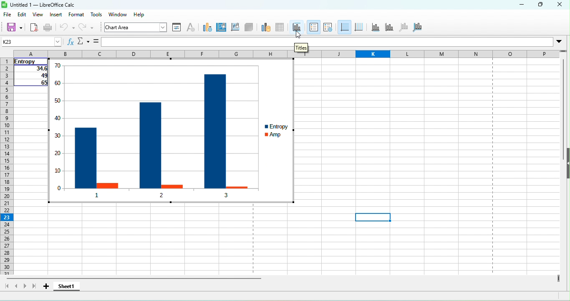 Image resolution: width=570 pixels, height=301 pixels. What do you see at coordinates (38, 15) in the screenshot?
I see `view` at bounding box center [38, 15].